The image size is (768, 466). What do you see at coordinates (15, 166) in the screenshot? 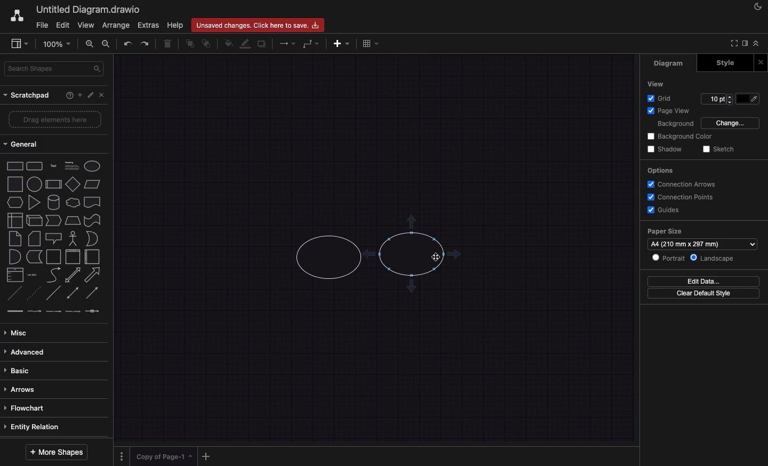
I see `rectangle` at bounding box center [15, 166].